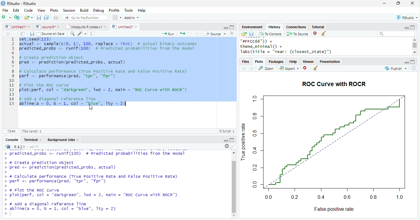 This screenshot has height=220, width=420. I want to click on maximize, so click(232, 140).